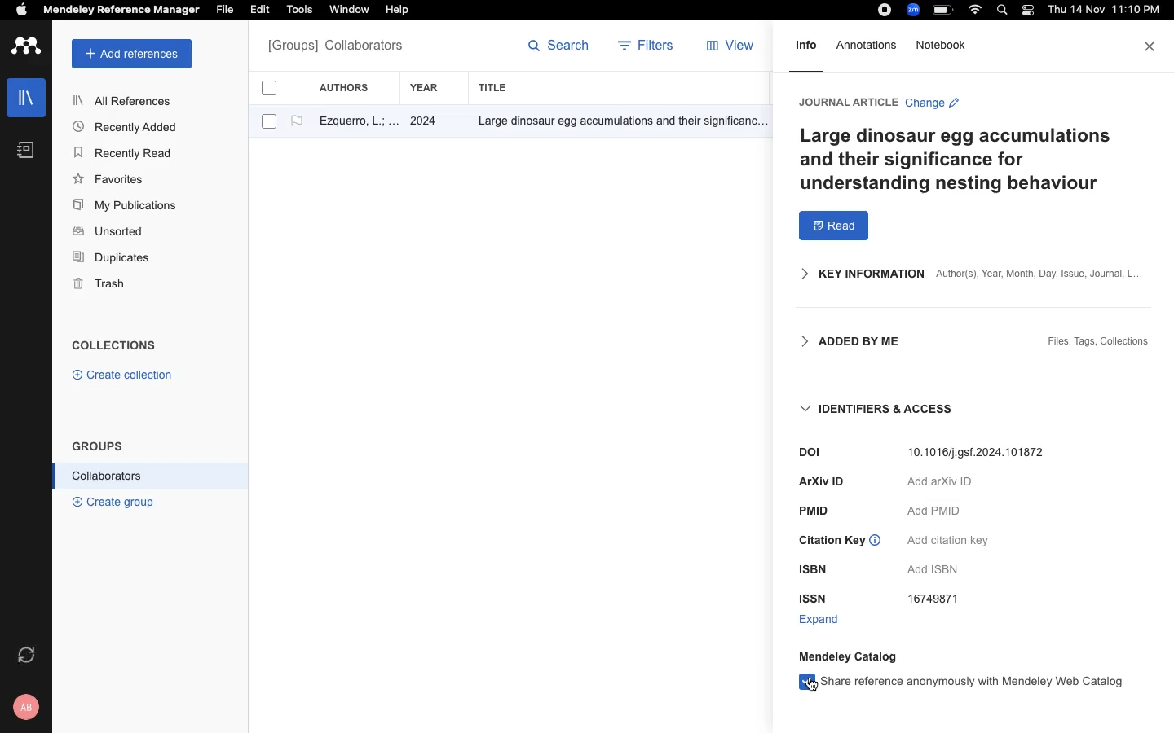 This screenshot has height=733, width=1174. Describe the element at coordinates (125, 153) in the screenshot. I see `Recently Read` at that location.